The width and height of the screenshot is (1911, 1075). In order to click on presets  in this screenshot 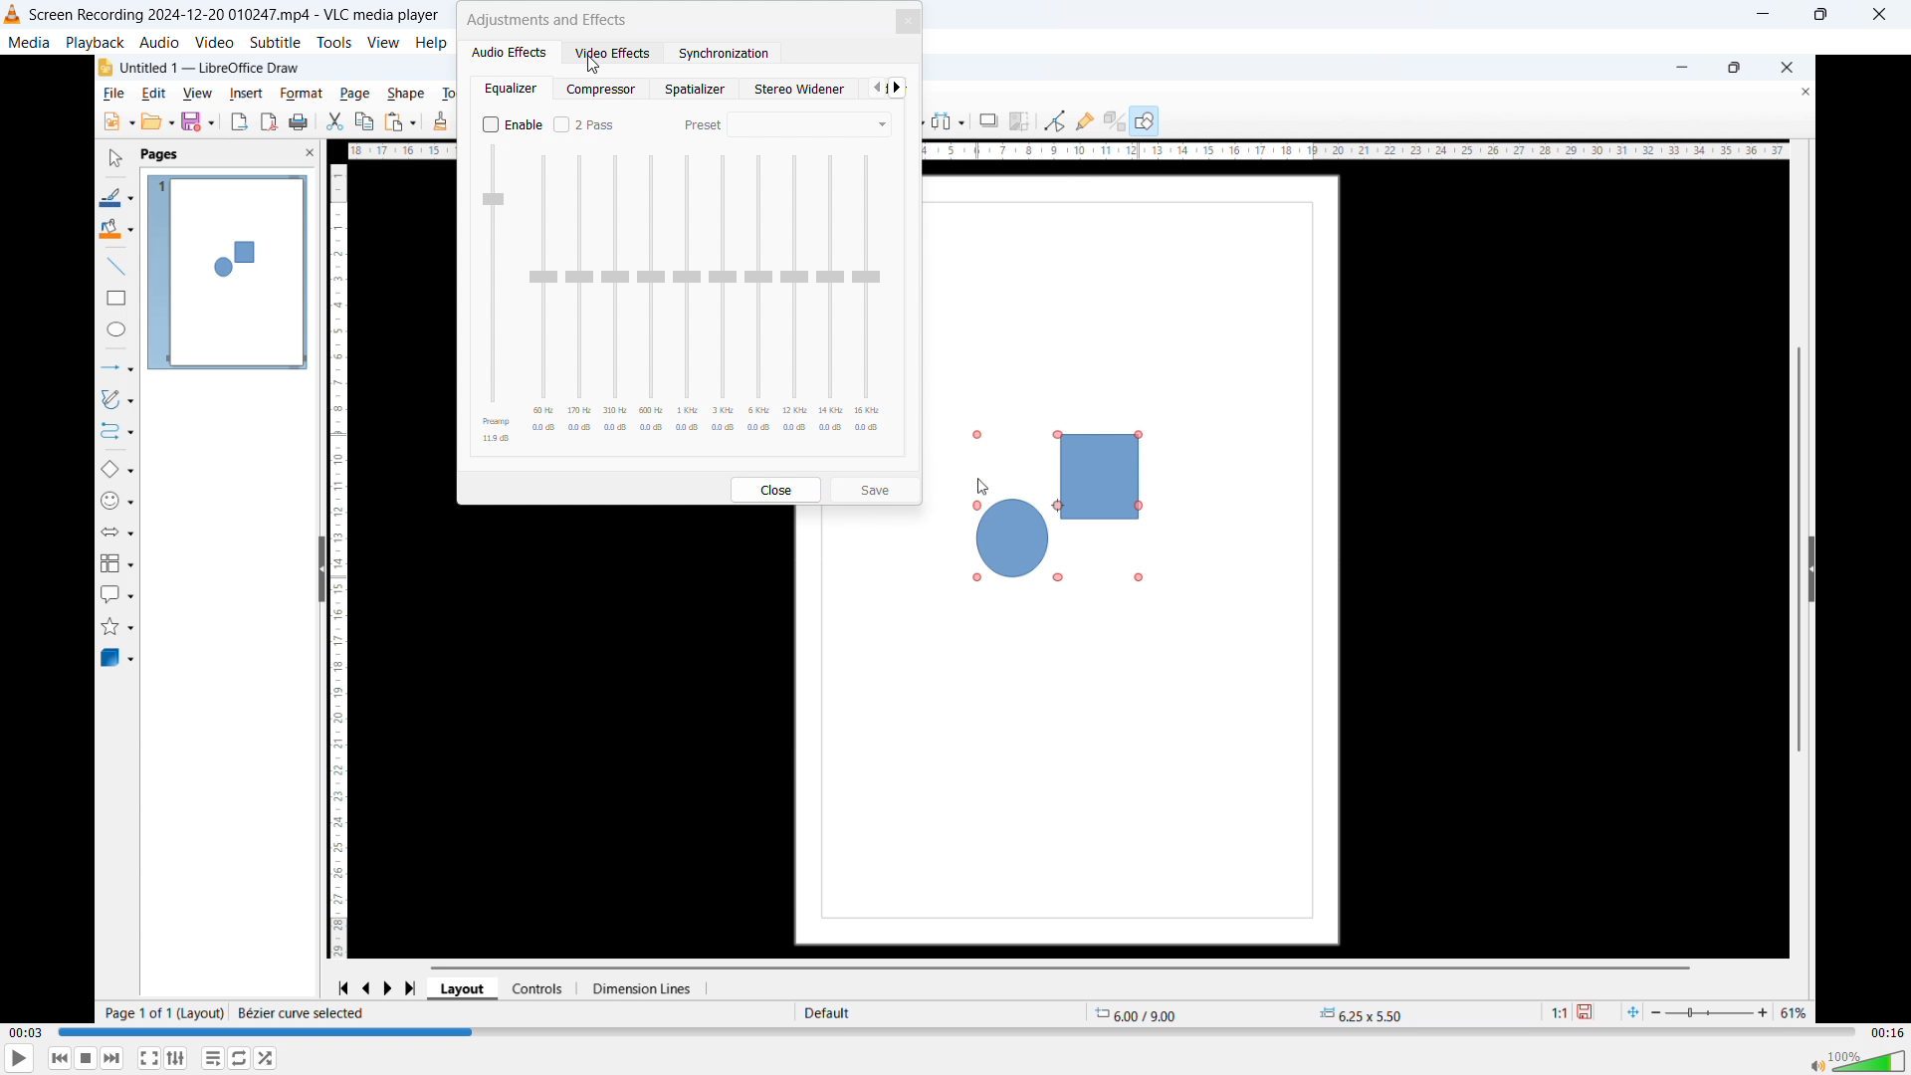, I will do `click(810, 124)`.